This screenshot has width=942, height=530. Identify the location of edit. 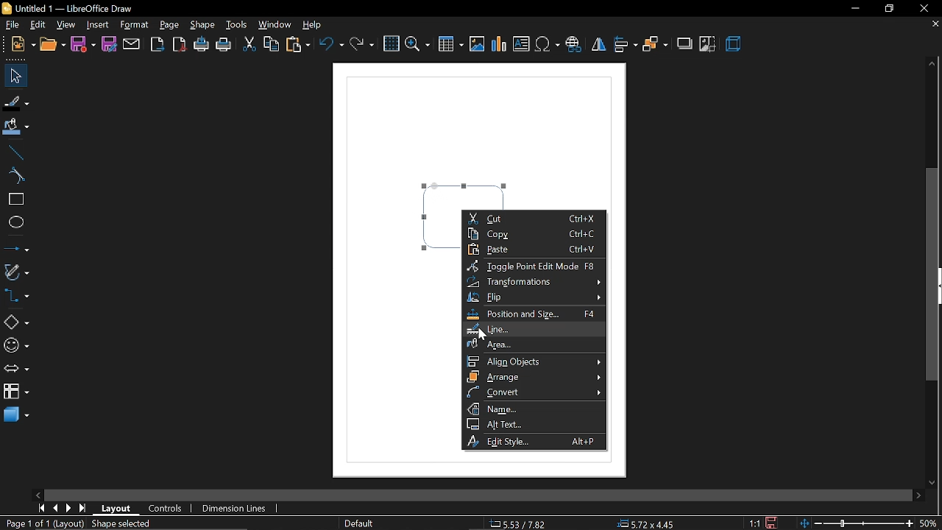
(40, 24).